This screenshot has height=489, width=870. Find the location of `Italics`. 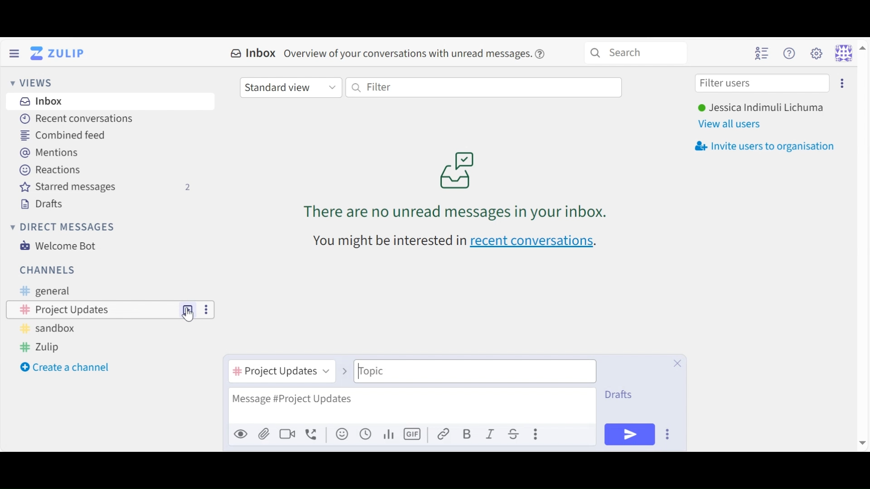

Italics is located at coordinates (491, 433).